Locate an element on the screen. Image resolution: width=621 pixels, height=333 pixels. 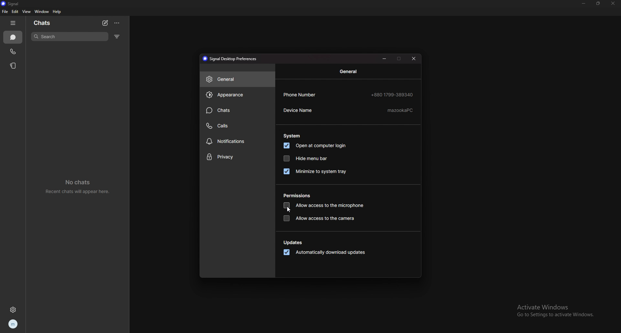
search is located at coordinates (71, 37).